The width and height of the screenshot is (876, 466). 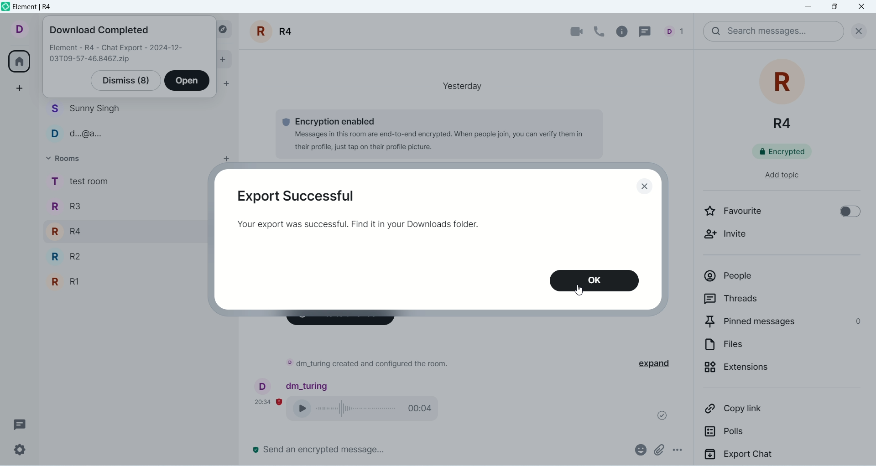 I want to click on threads, so click(x=20, y=425).